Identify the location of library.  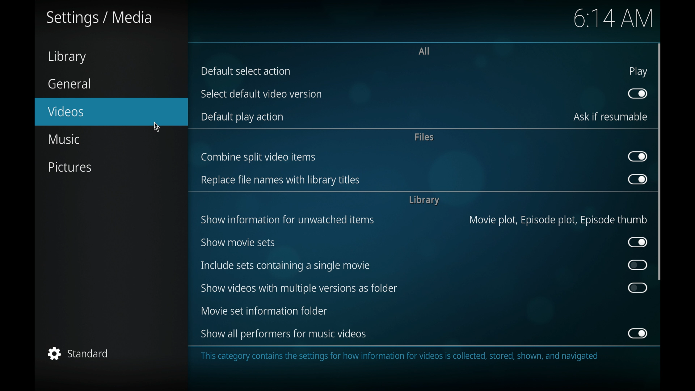
(424, 200).